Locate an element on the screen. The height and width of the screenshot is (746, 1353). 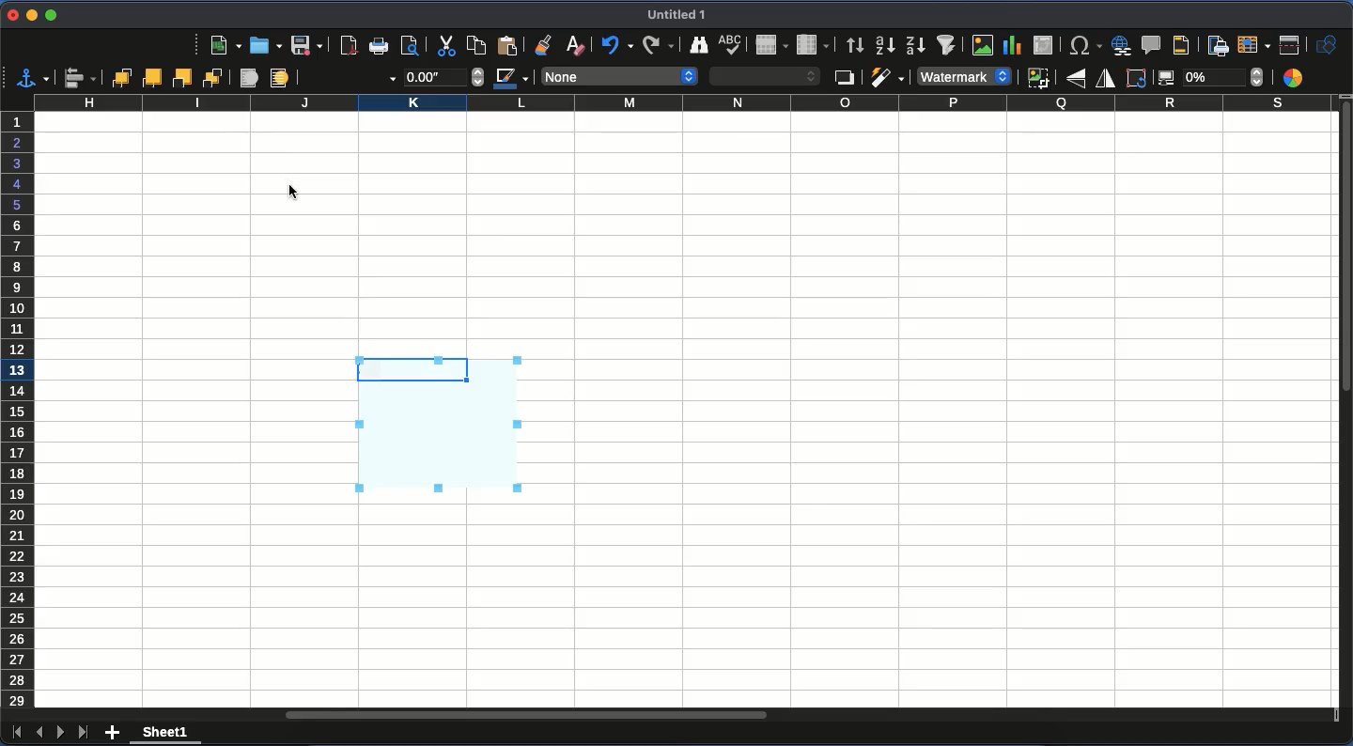
close is located at coordinates (10, 14).